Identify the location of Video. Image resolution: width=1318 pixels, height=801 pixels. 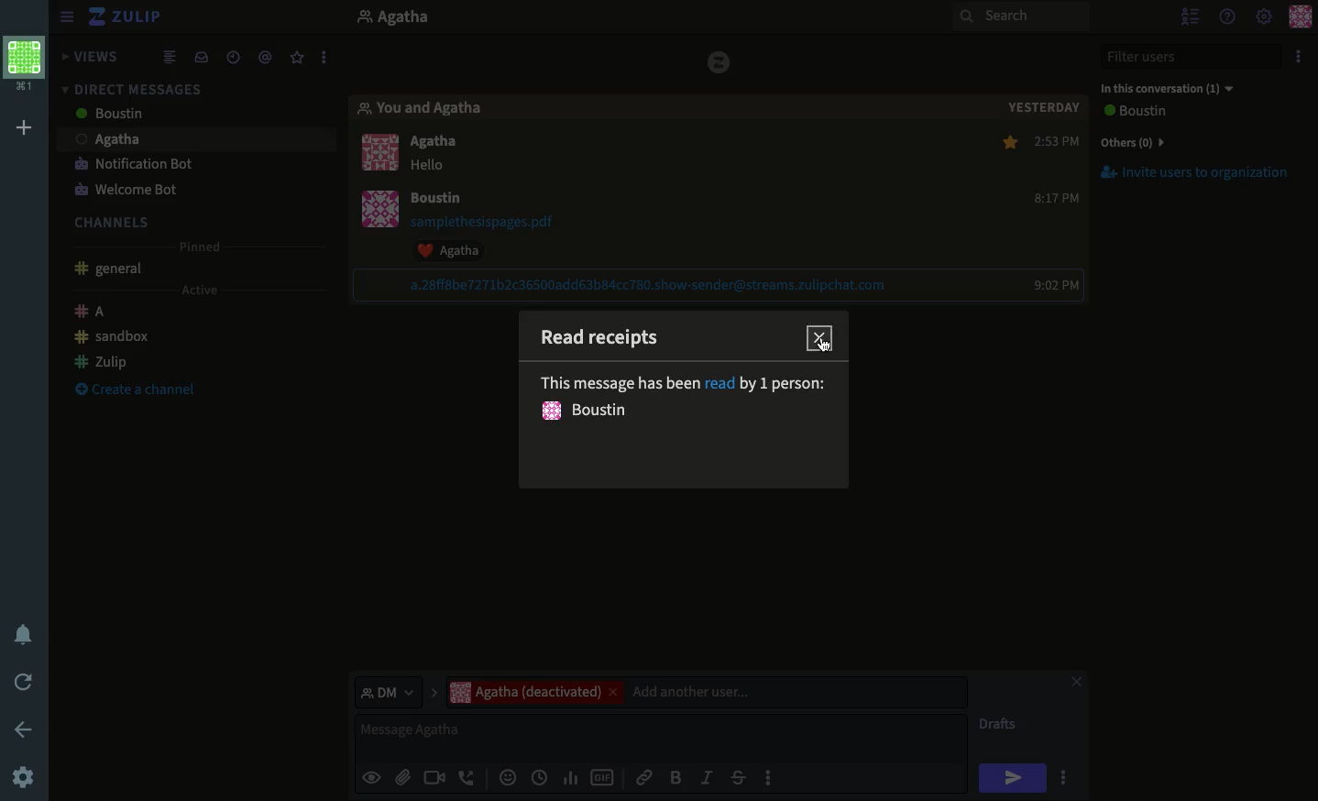
(433, 779).